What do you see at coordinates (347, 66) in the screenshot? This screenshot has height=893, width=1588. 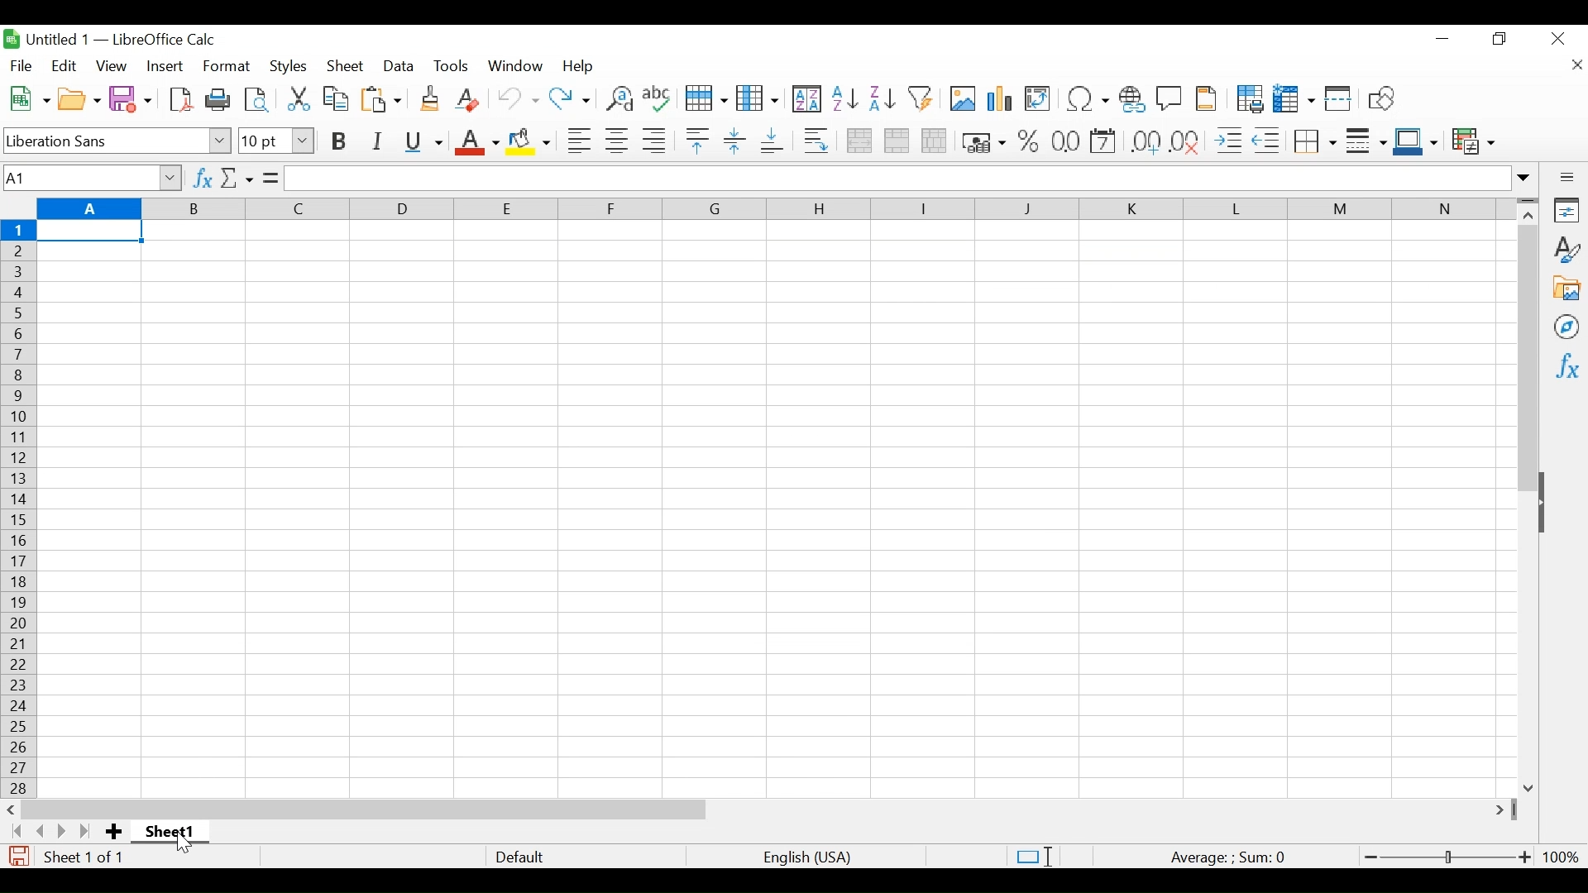 I see `Sheet` at bounding box center [347, 66].